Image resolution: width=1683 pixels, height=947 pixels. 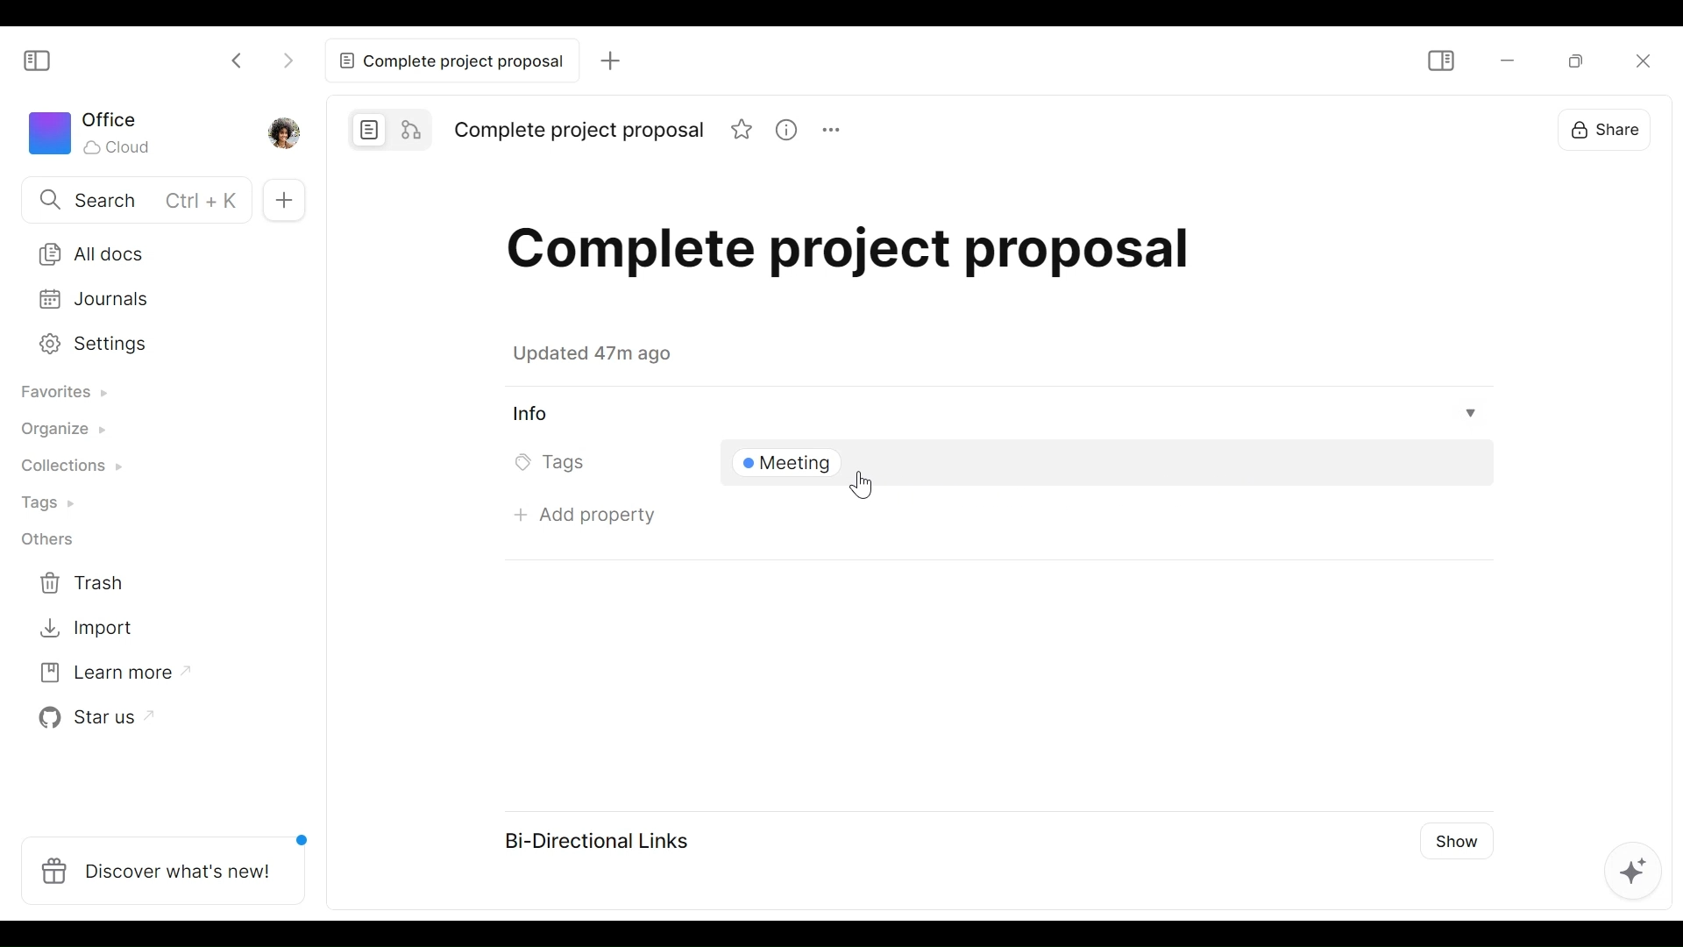 What do you see at coordinates (366, 127) in the screenshot?
I see `Page mode` at bounding box center [366, 127].